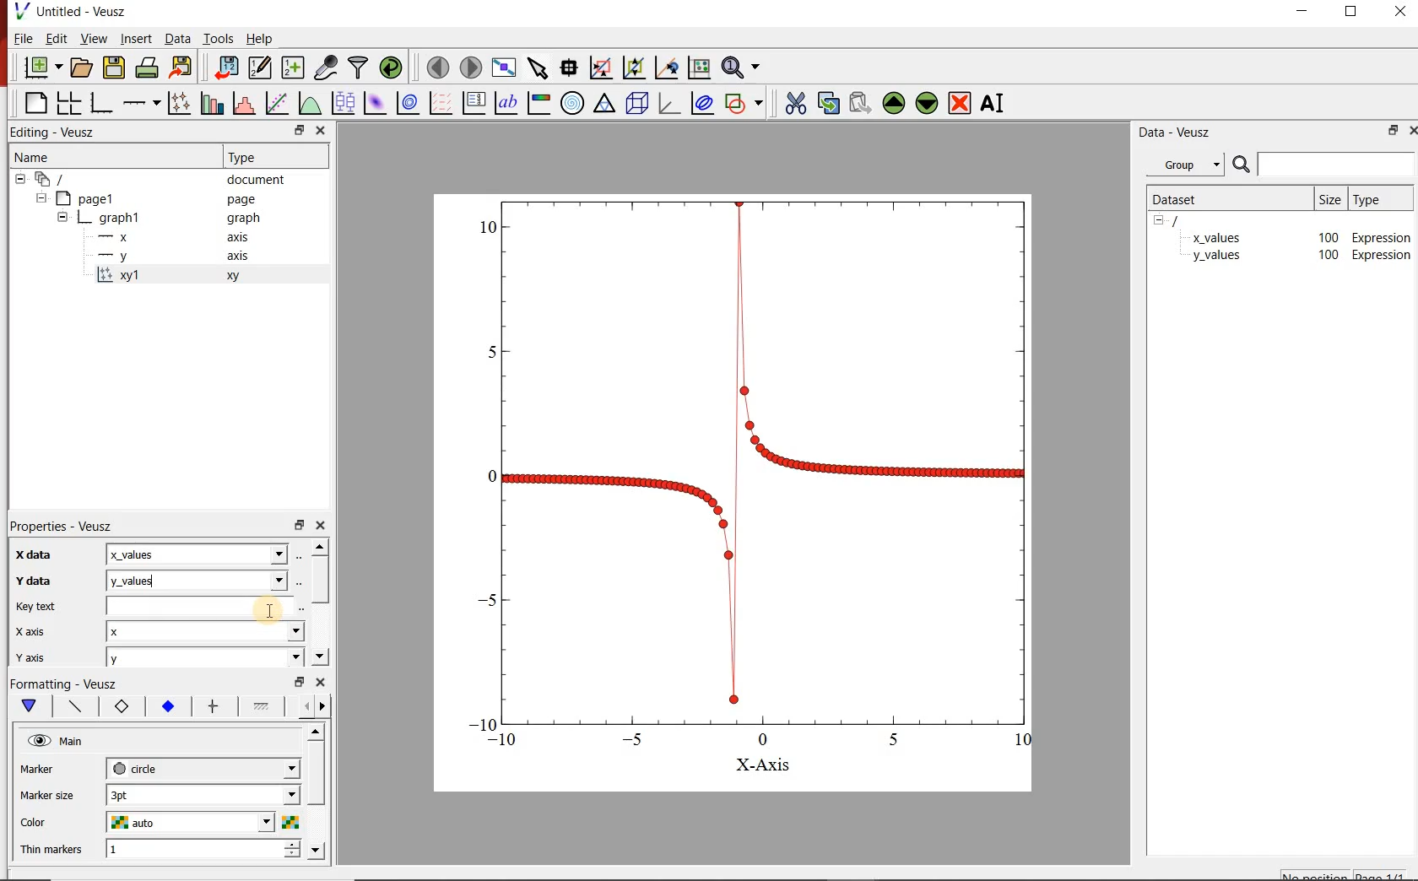  I want to click on  Xdata, so click(37, 557).